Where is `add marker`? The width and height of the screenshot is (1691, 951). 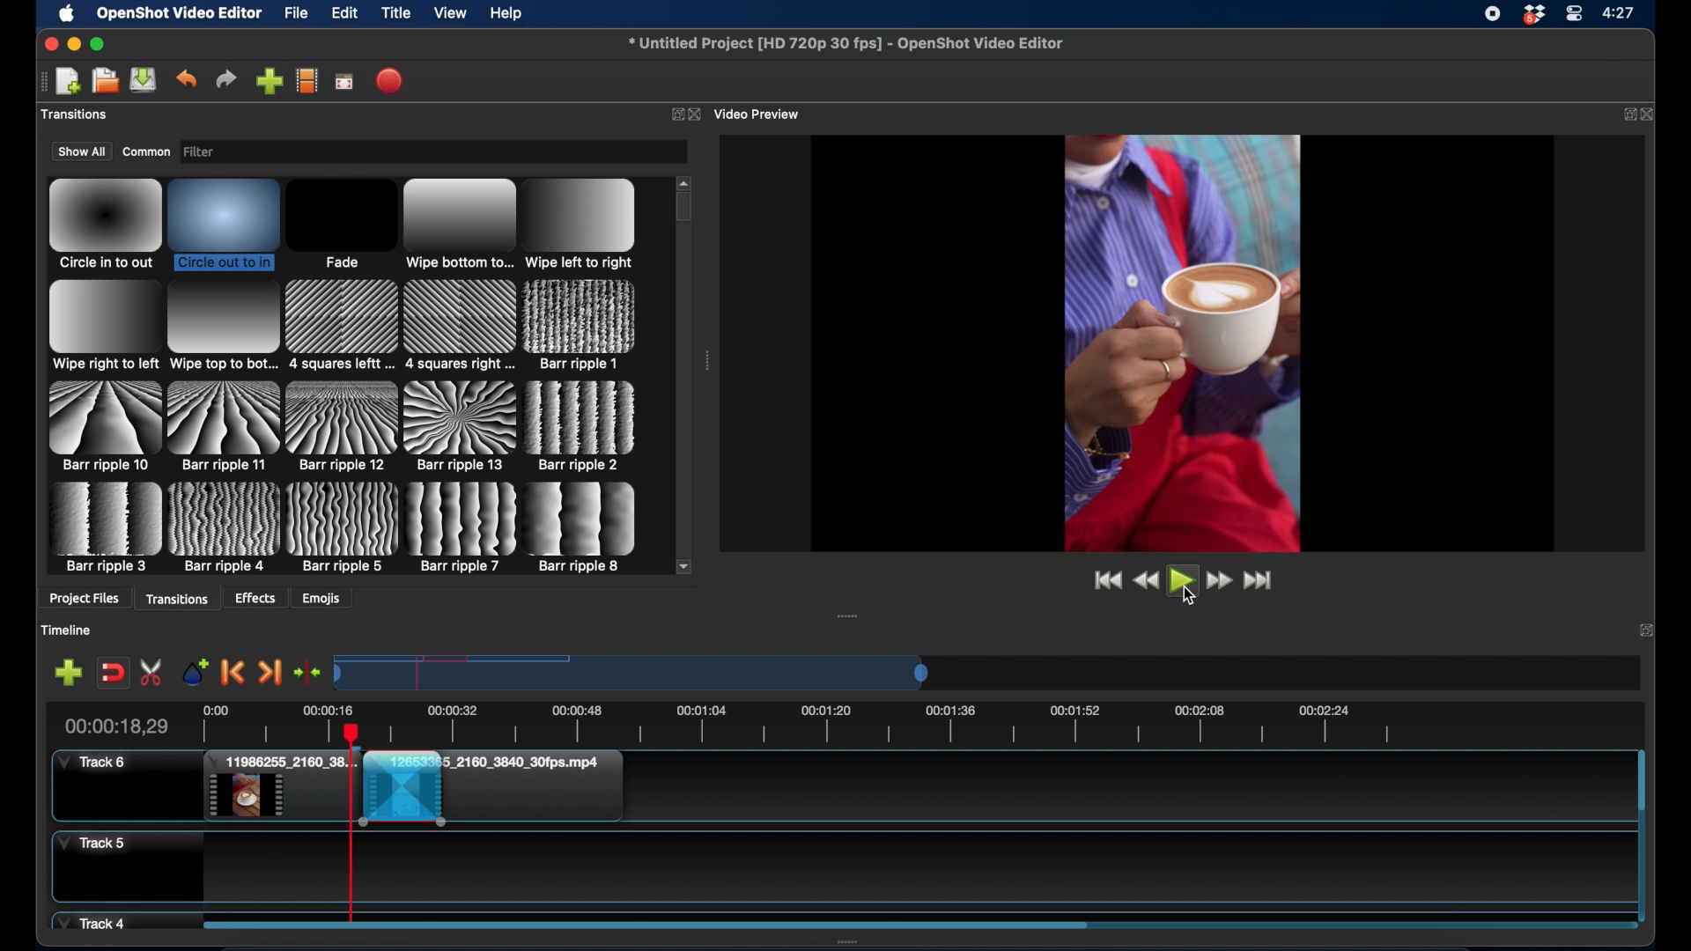
add marker is located at coordinates (196, 671).